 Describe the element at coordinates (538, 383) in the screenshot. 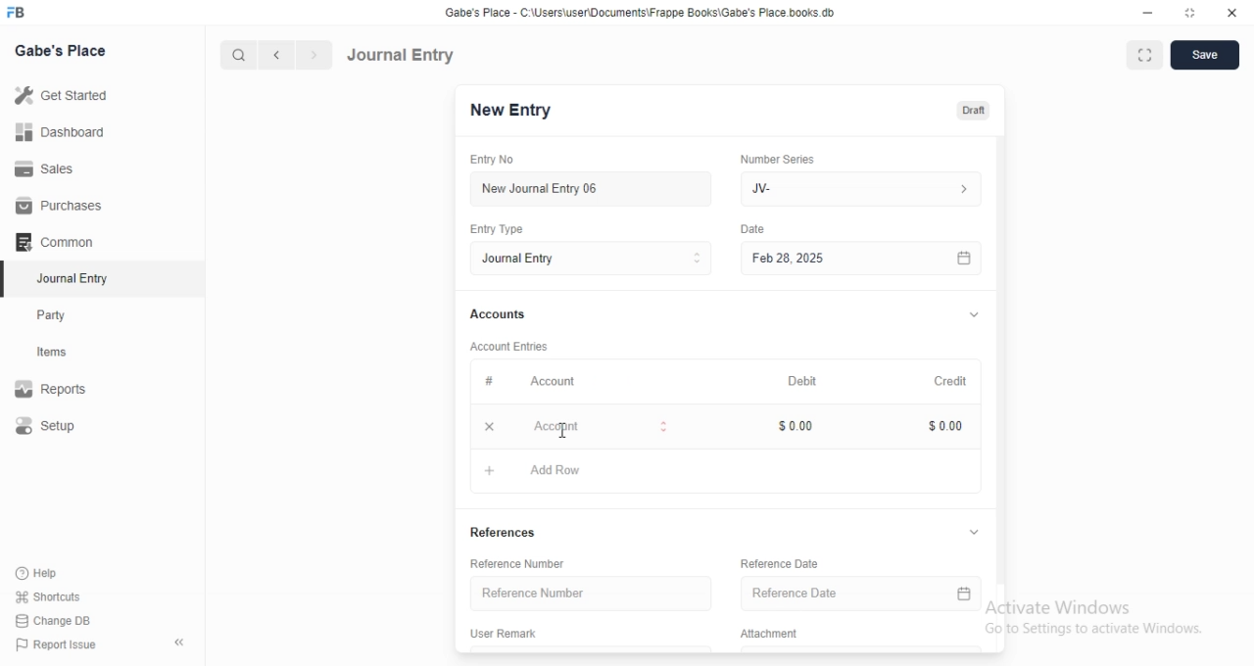

I see `Account` at that location.